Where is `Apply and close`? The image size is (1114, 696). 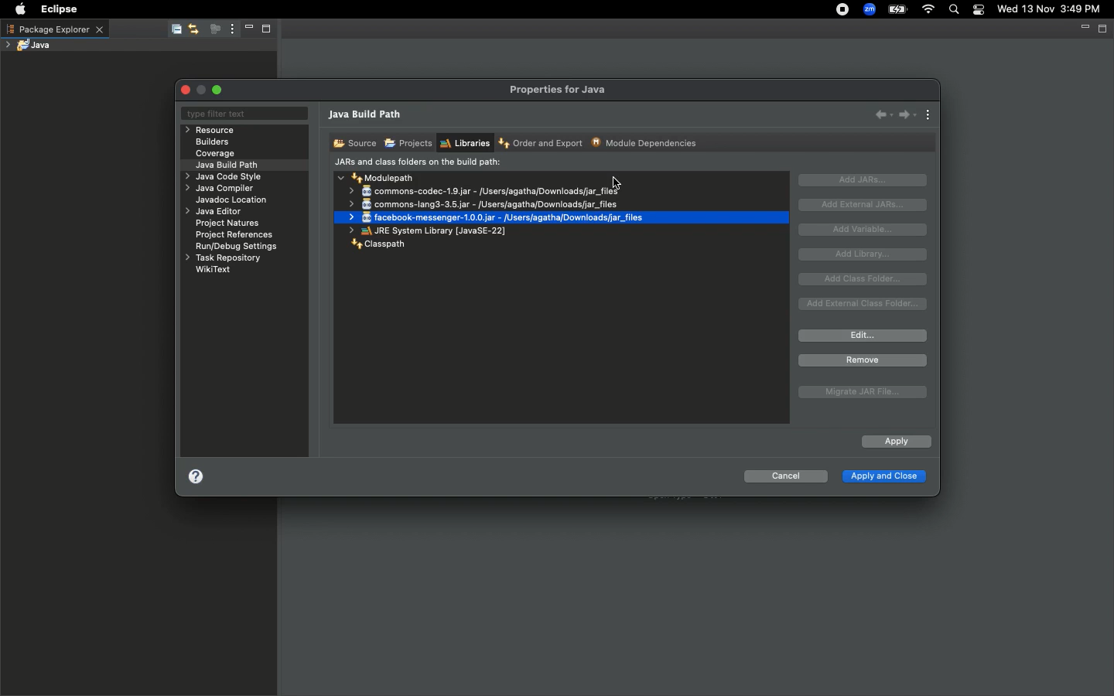
Apply and close is located at coordinates (883, 478).